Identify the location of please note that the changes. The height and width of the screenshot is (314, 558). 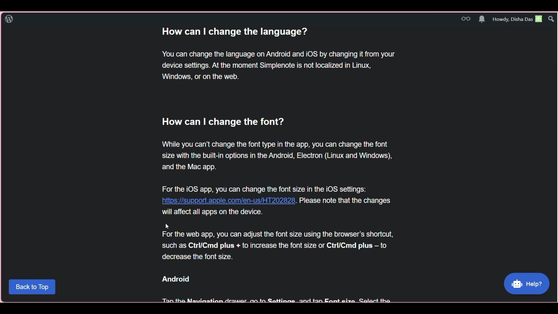
(348, 201).